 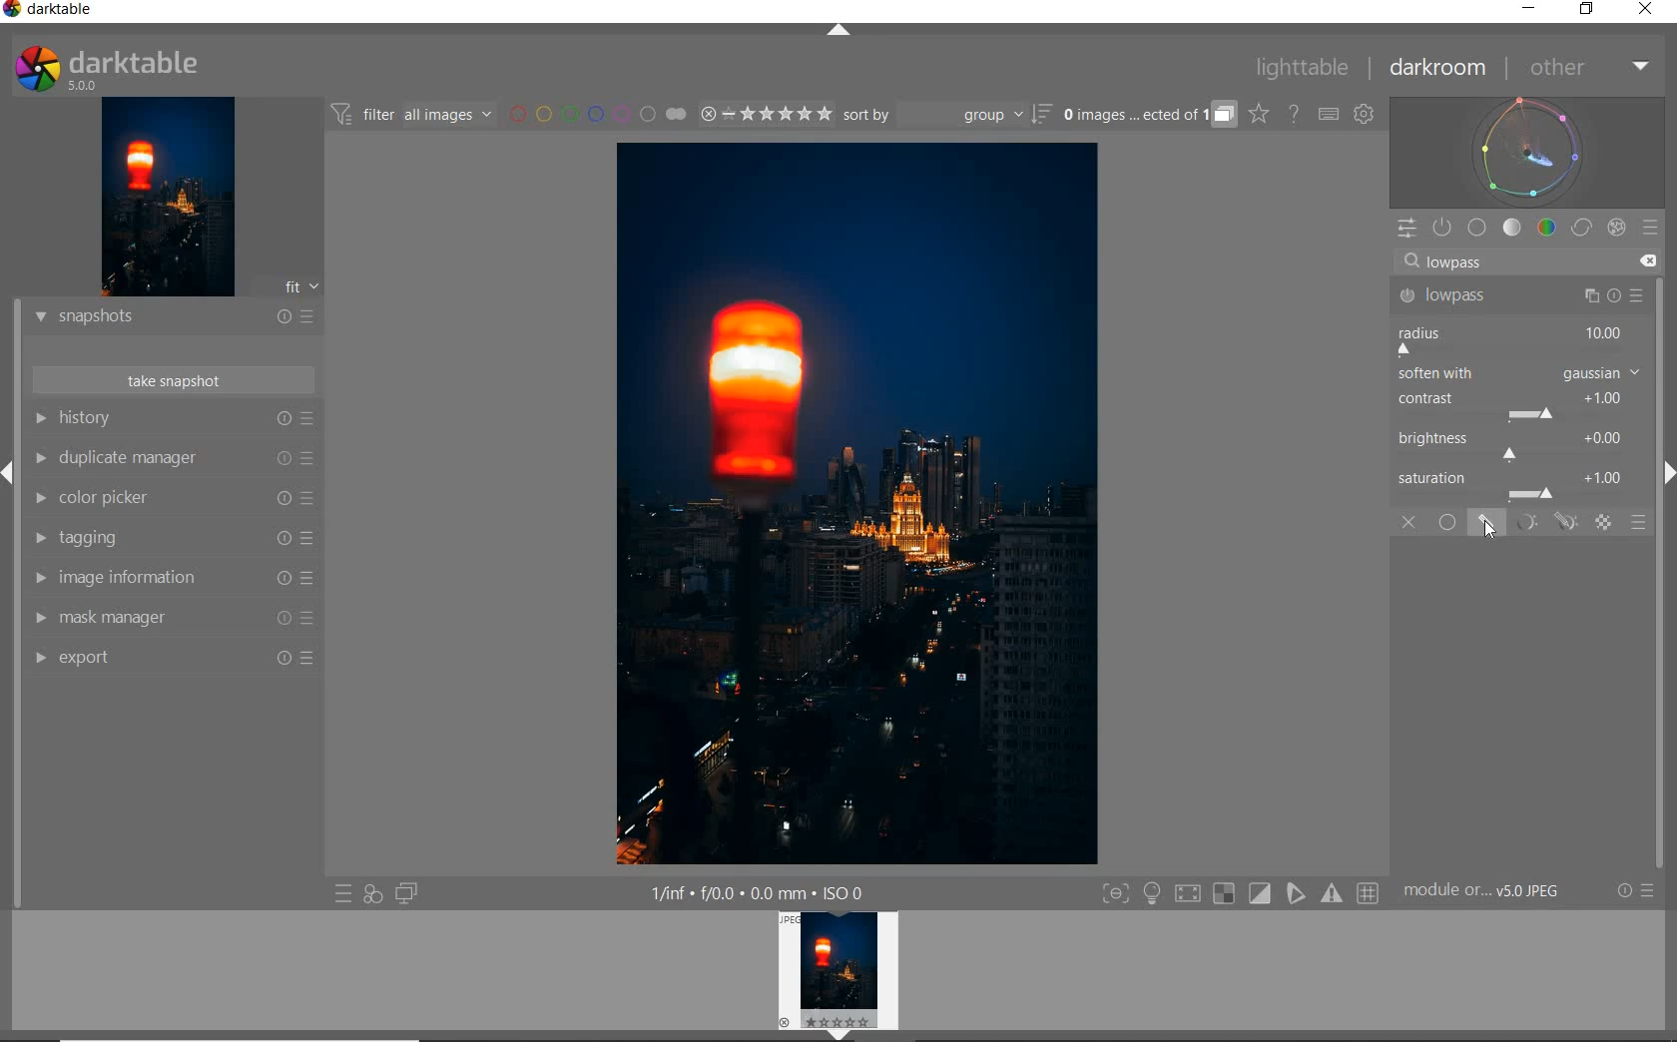 What do you see at coordinates (1448, 523) in the screenshot?
I see `UNIFORMLY` at bounding box center [1448, 523].